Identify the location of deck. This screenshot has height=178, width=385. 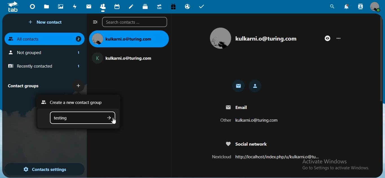
(146, 6).